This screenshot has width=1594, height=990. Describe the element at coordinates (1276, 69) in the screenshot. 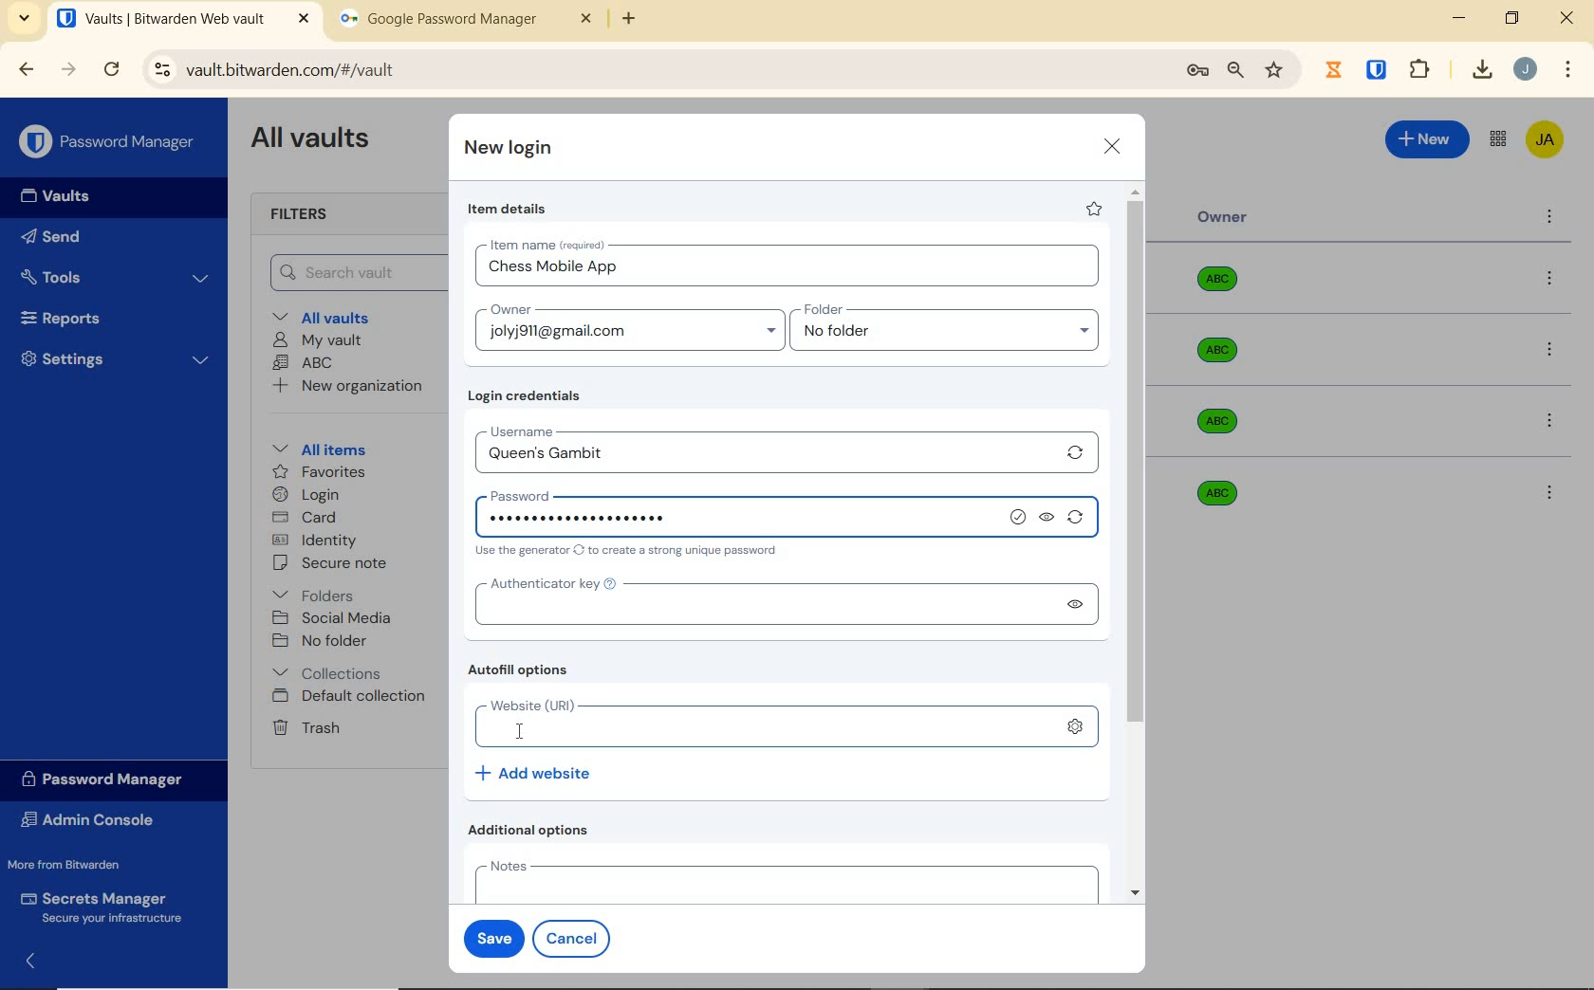

I see `bookmark` at that location.